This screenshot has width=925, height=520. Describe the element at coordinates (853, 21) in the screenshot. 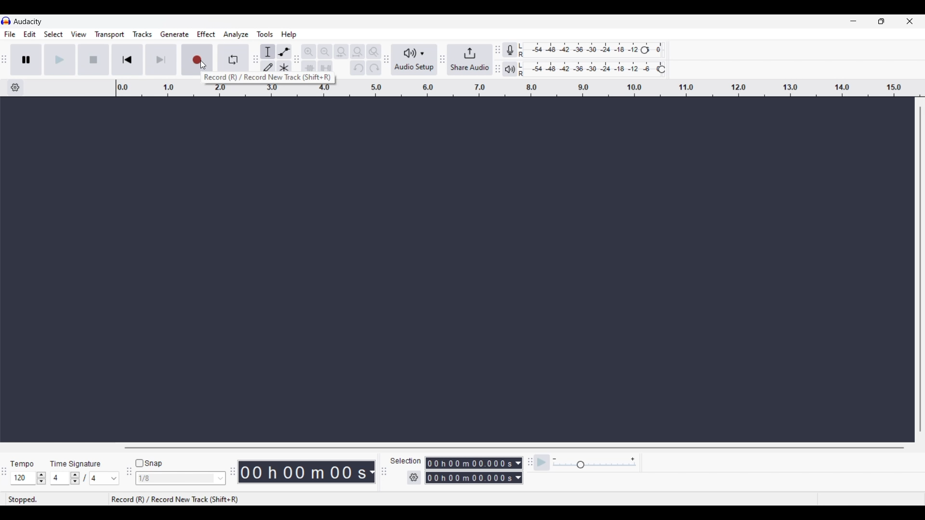

I see `Minimize` at that location.